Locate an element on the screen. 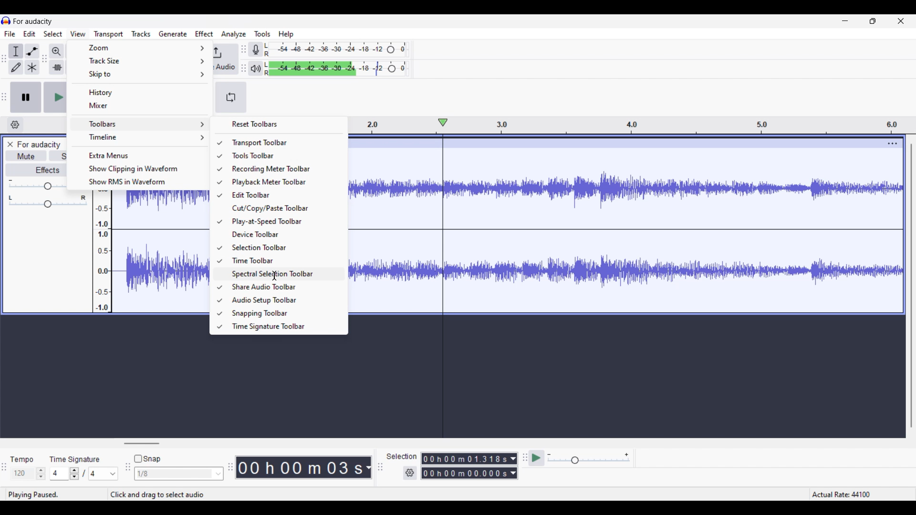 The width and height of the screenshot is (916, 515). Effects  is located at coordinates (36, 170).